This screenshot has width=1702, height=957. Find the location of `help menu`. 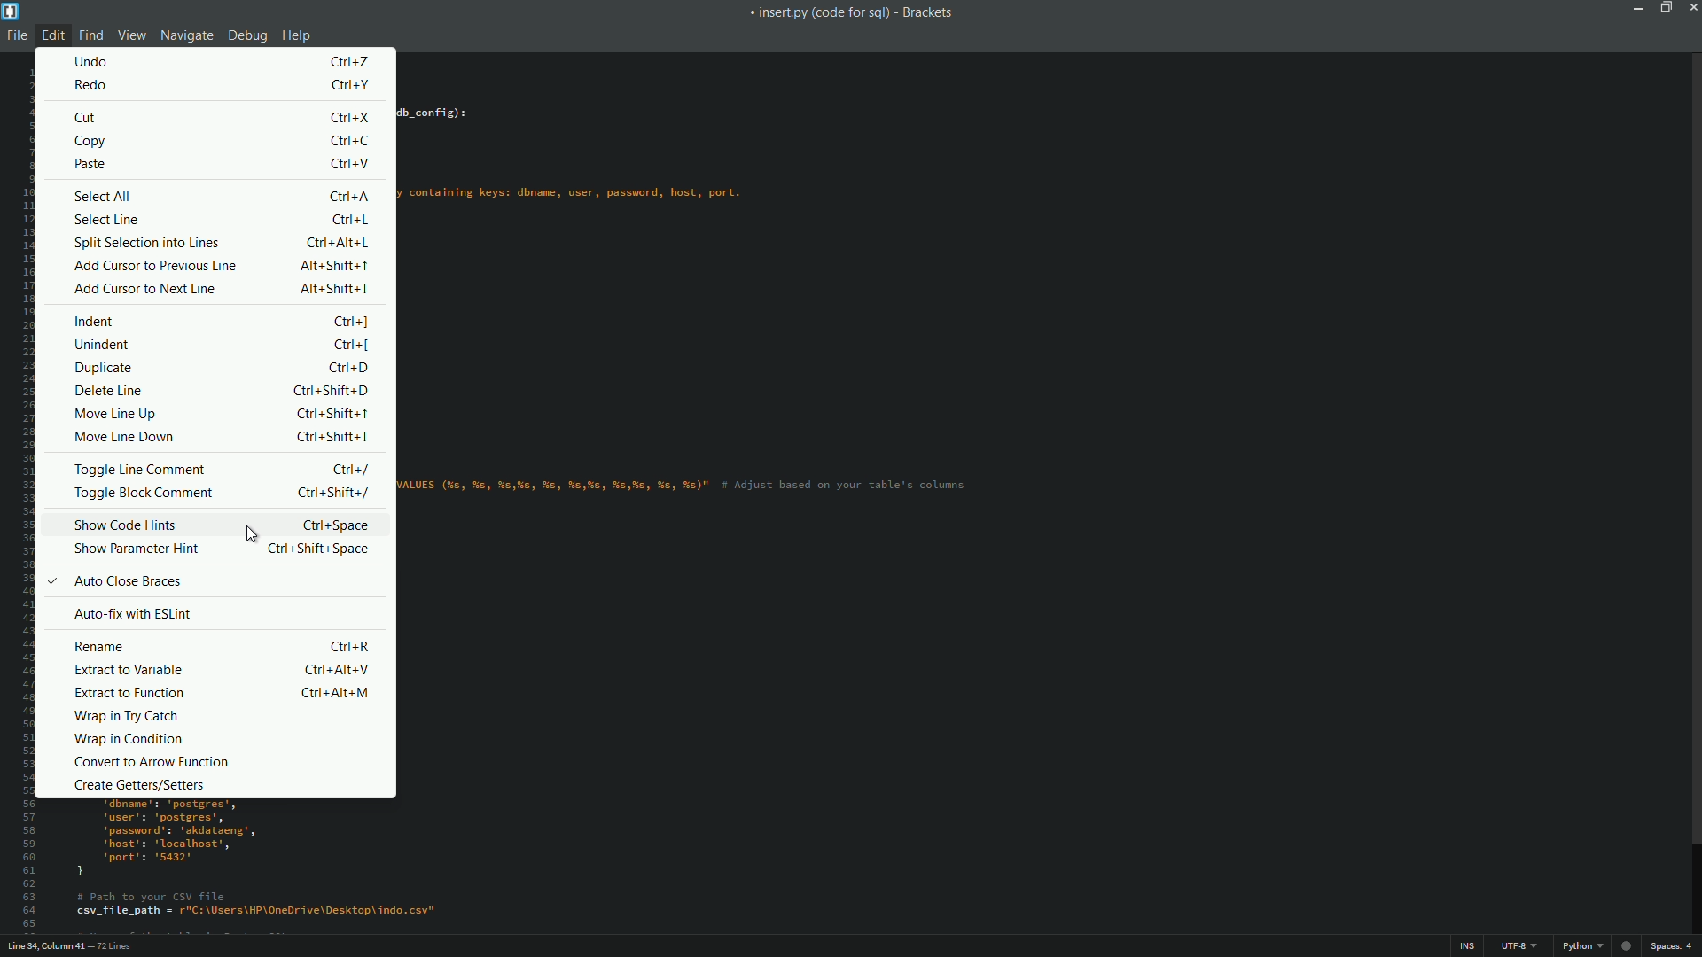

help menu is located at coordinates (297, 37).